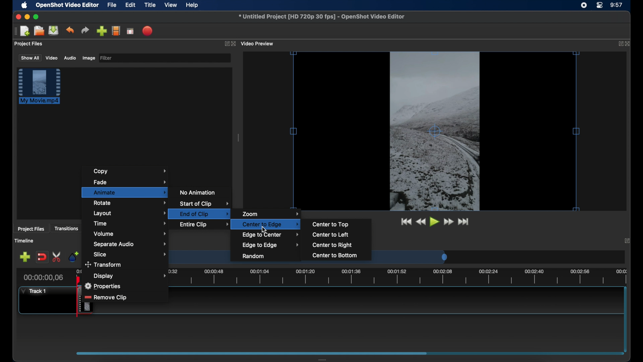 This screenshot has width=643, height=362. Describe the element at coordinates (73, 256) in the screenshot. I see `add marker` at that location.